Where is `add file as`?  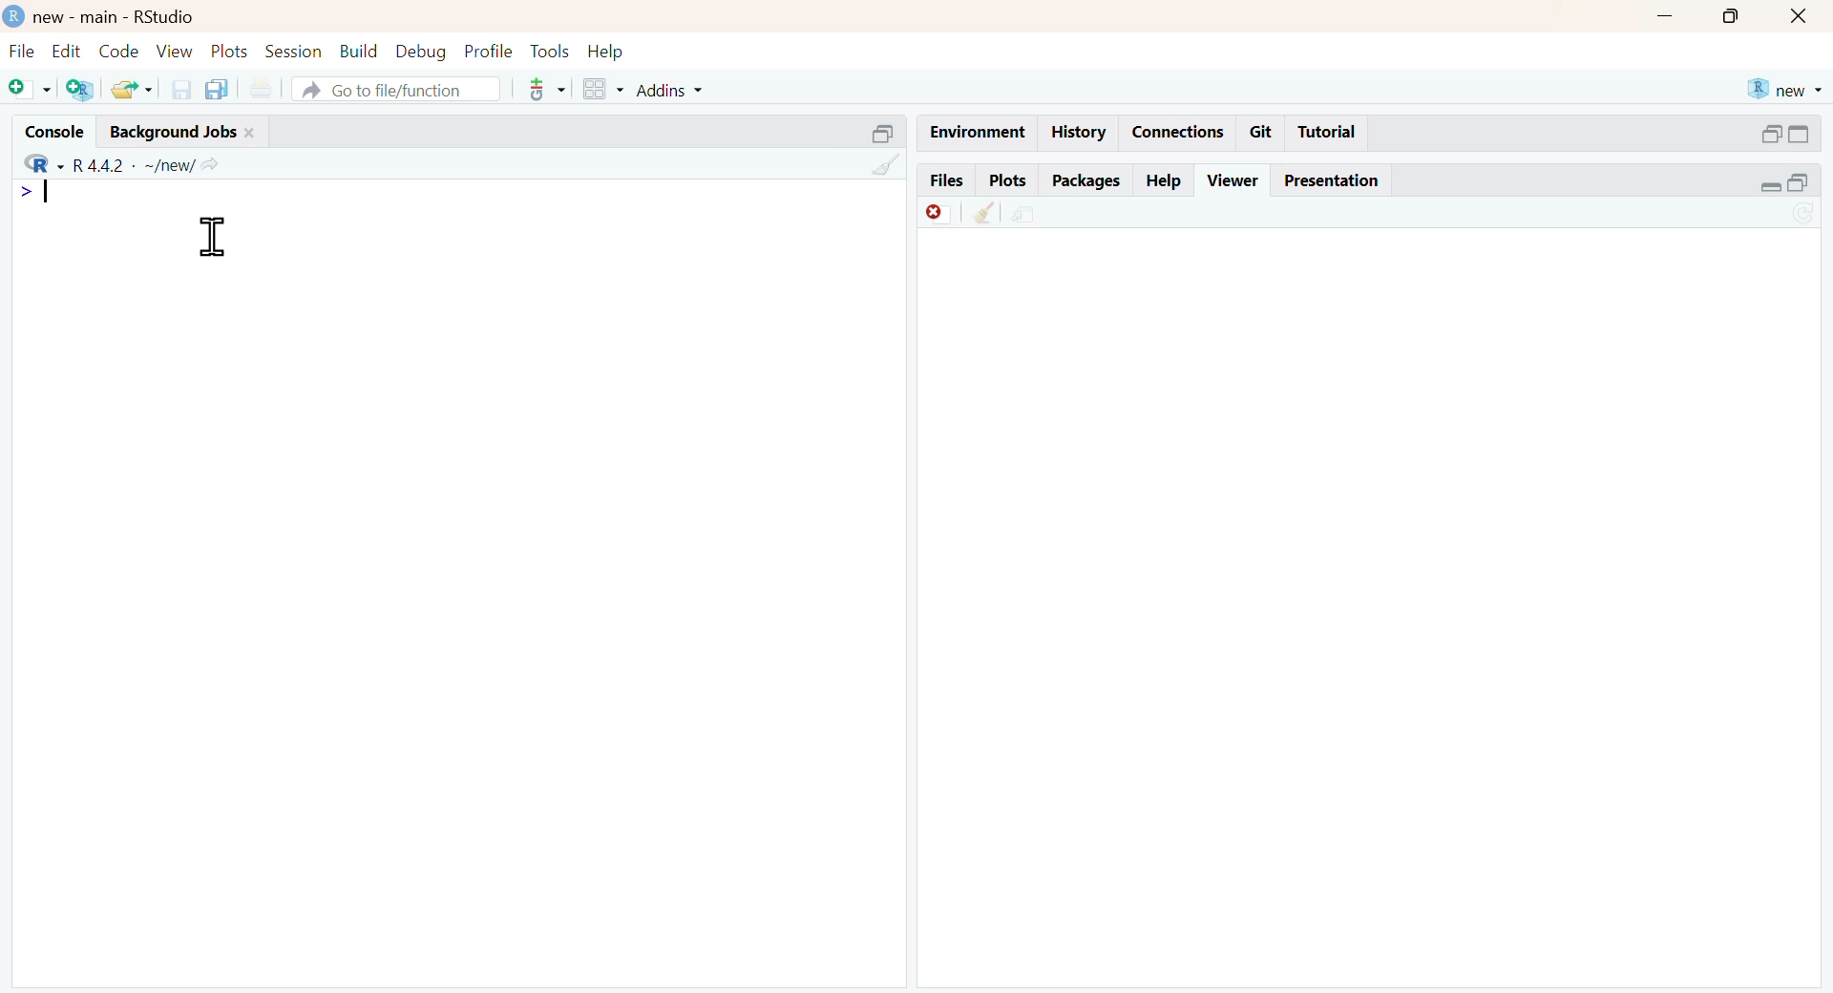
add file as is located at coordinates (31, 90).